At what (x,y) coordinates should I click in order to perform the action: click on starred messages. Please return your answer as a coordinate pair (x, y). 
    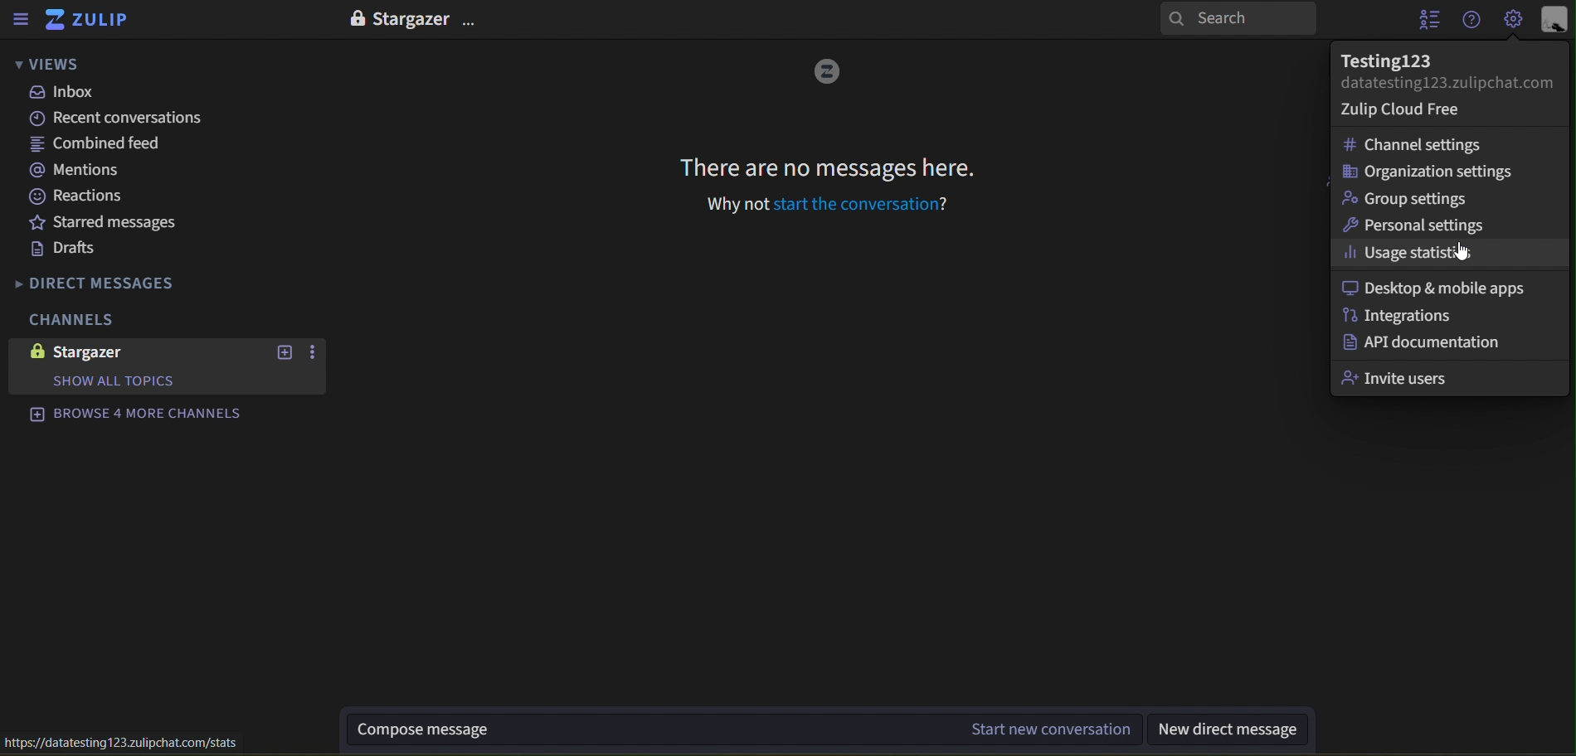
    Looking at the image, I should click on (115, 223).